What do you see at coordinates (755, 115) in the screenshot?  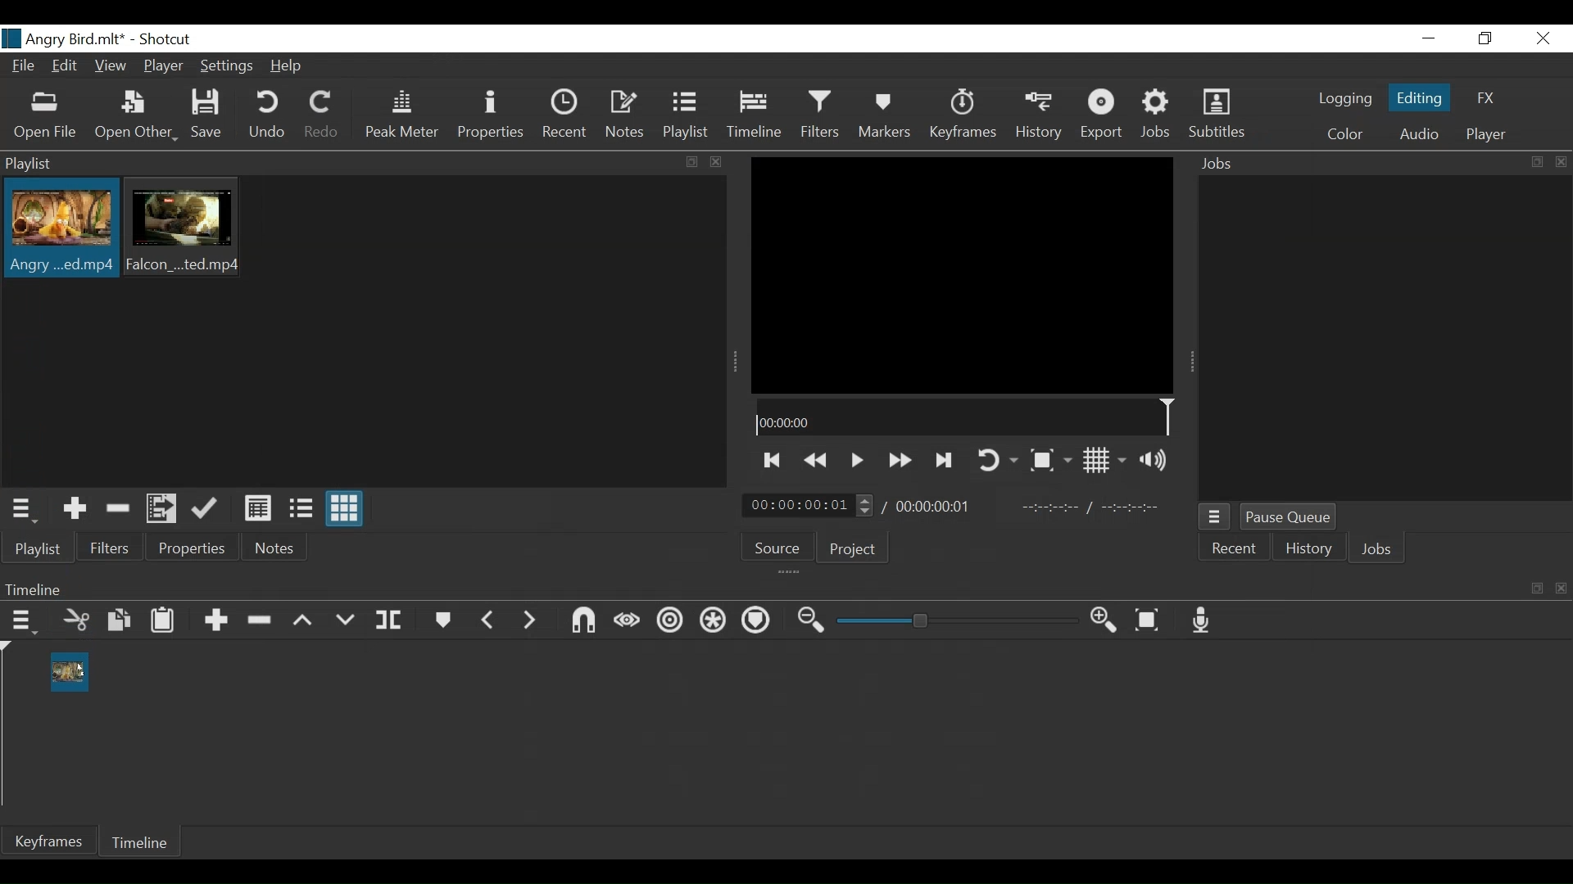 I see `Timeline` at bounding box center [755, 115].